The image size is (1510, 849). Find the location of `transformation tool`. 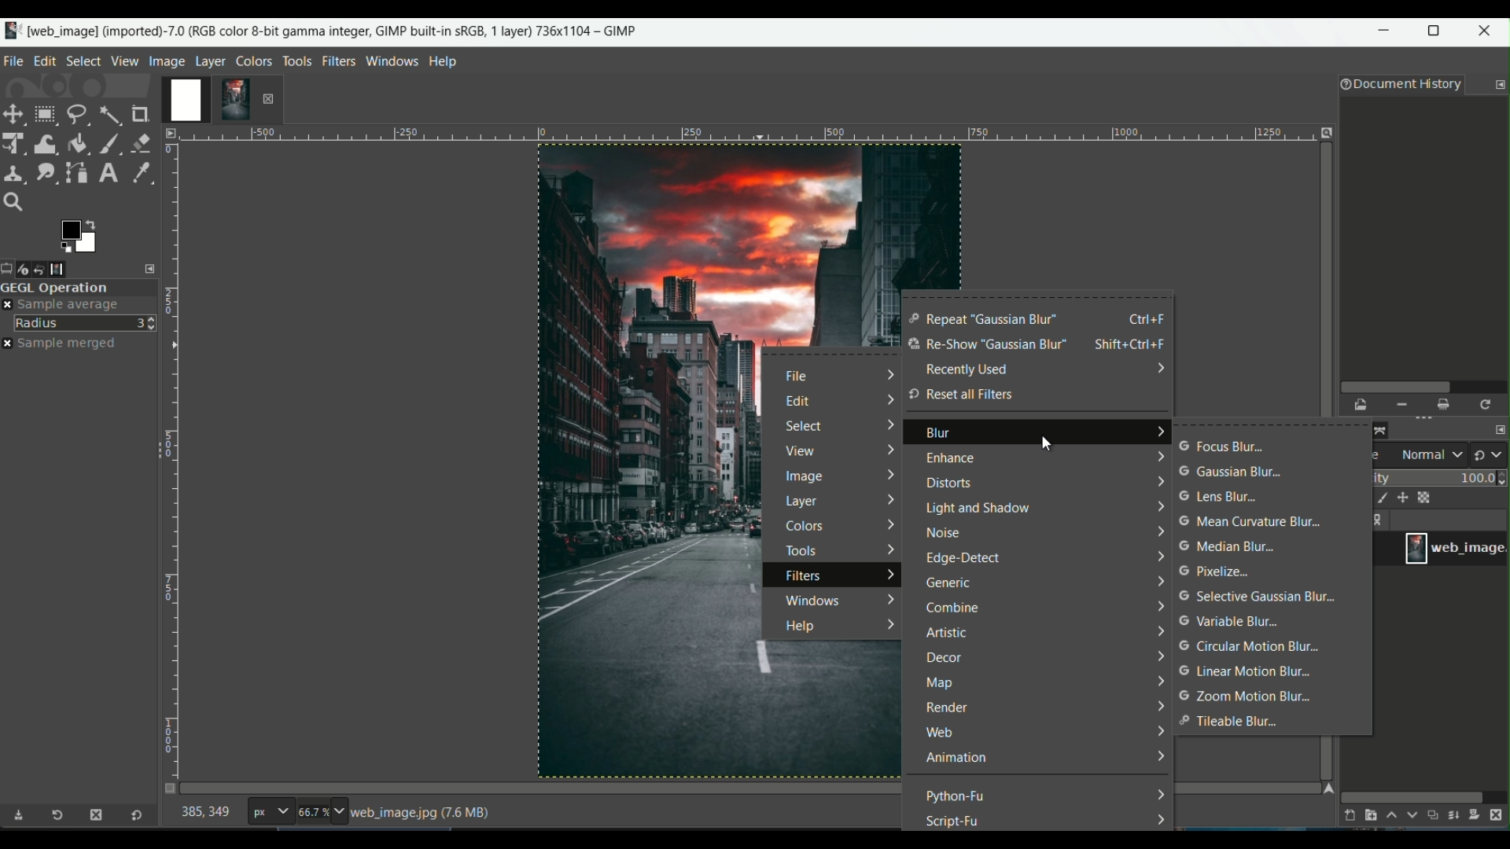

transformation tool is located at coordinates (46, 141).